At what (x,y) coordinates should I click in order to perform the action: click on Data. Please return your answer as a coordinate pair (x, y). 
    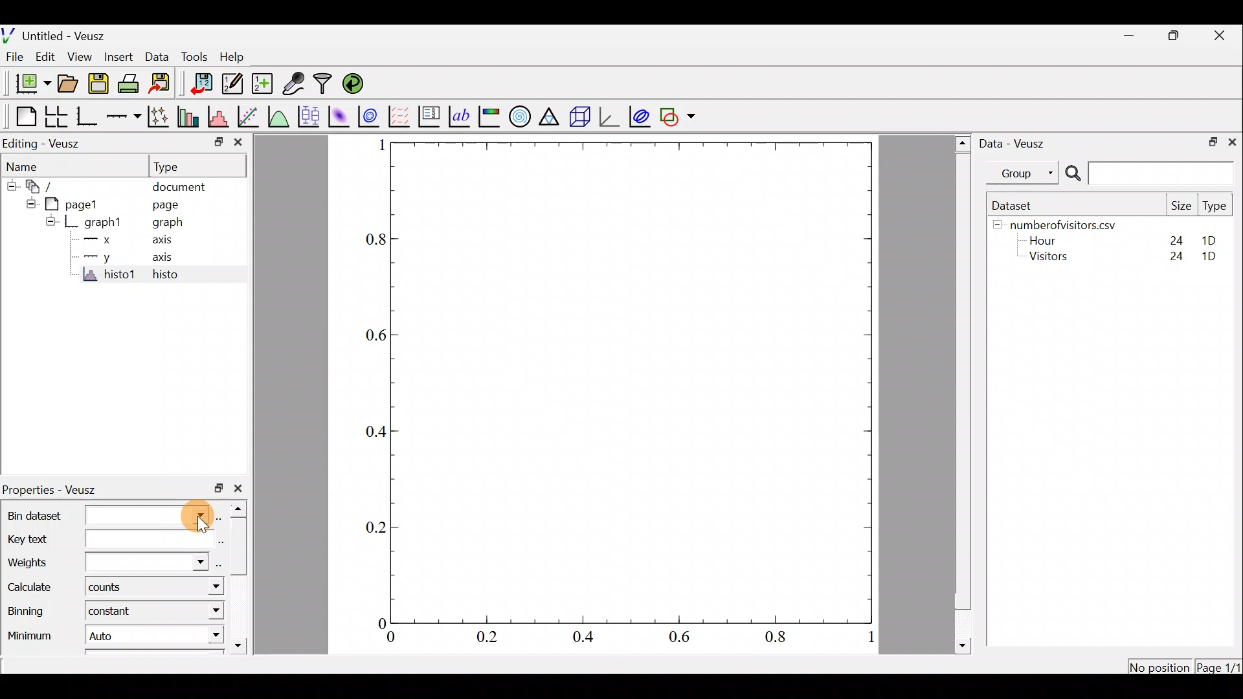
    Looking at the image, I should click on (156, 56).